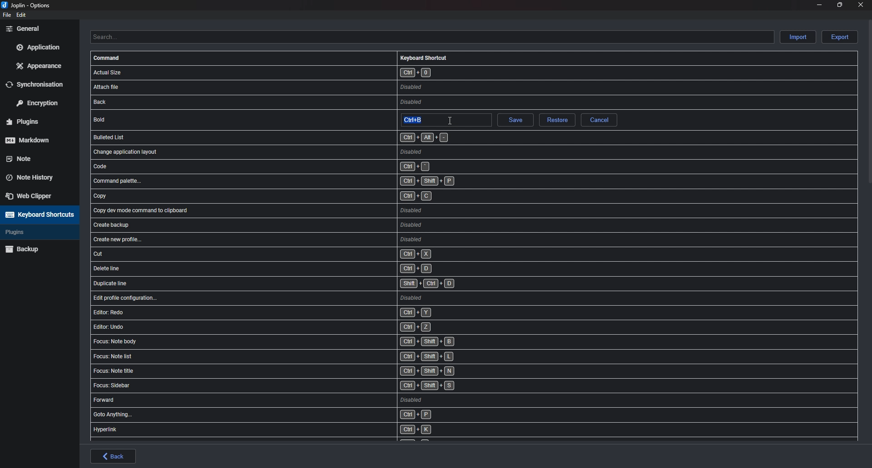 Image resolution: width=872 pixels, height=468 pixels. I want to click on shortcut, so click(309, 225).